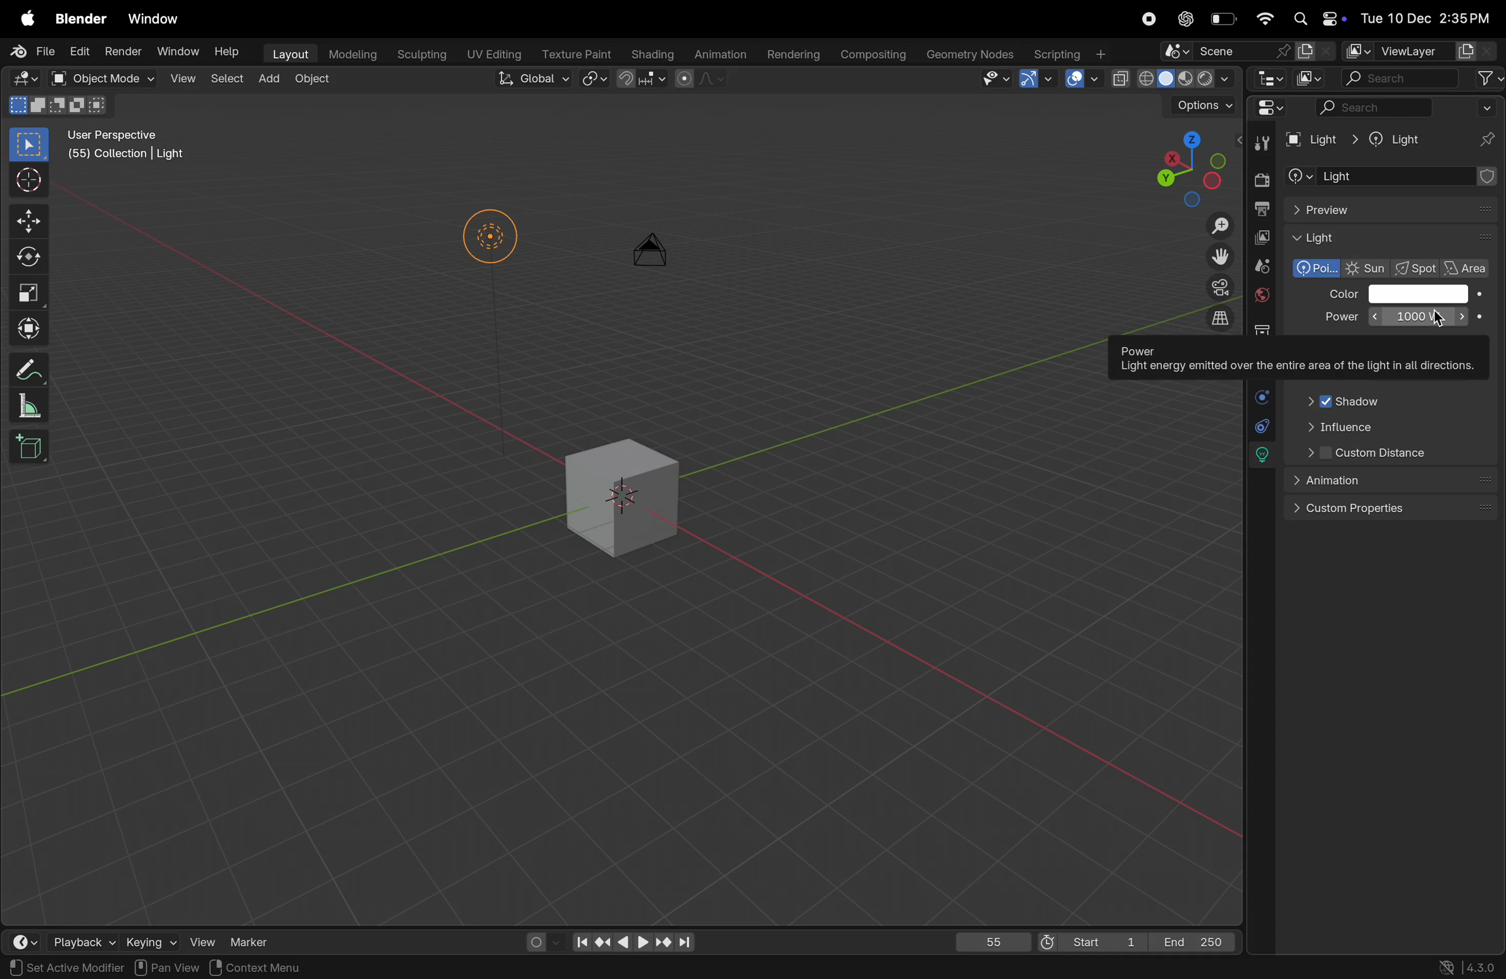  What do you see at coordinates (992, 79) in the screenshot?
I see `visibility` at bounding box center [992, 79].